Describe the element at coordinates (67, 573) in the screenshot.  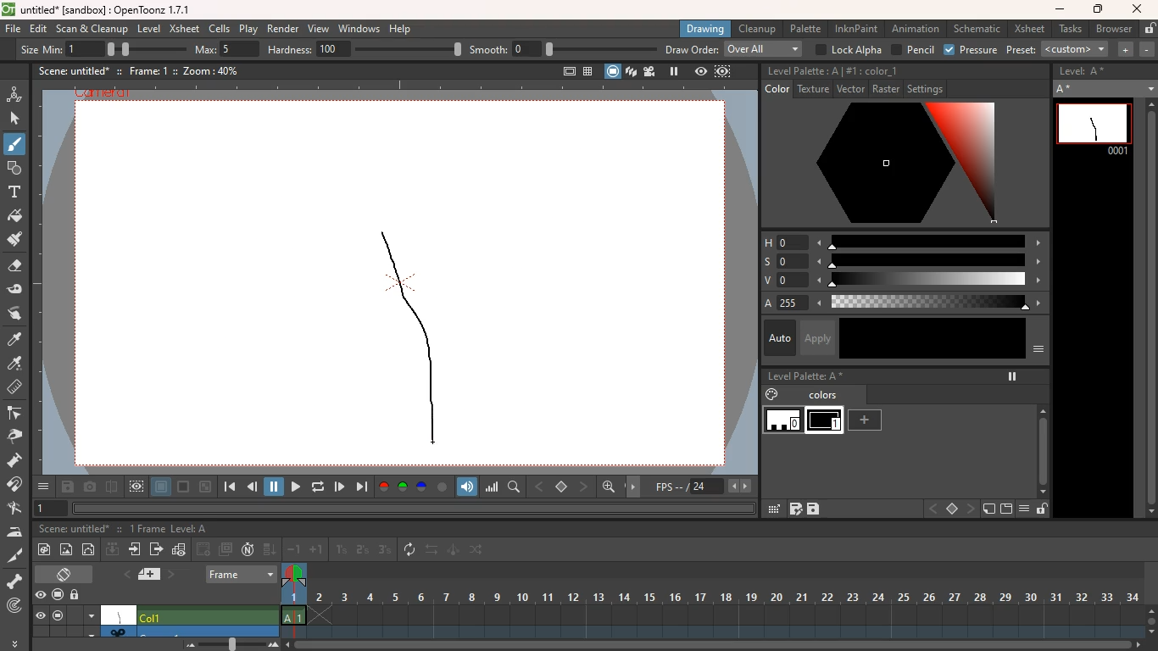
I see `screen` at that location.